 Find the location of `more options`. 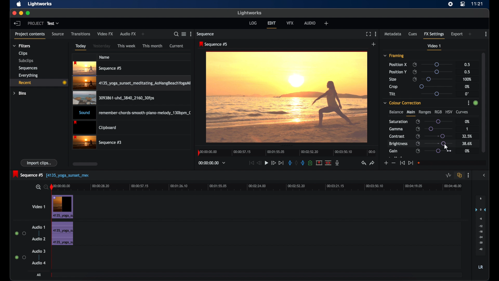

more options is located at coordinates (486, 34).